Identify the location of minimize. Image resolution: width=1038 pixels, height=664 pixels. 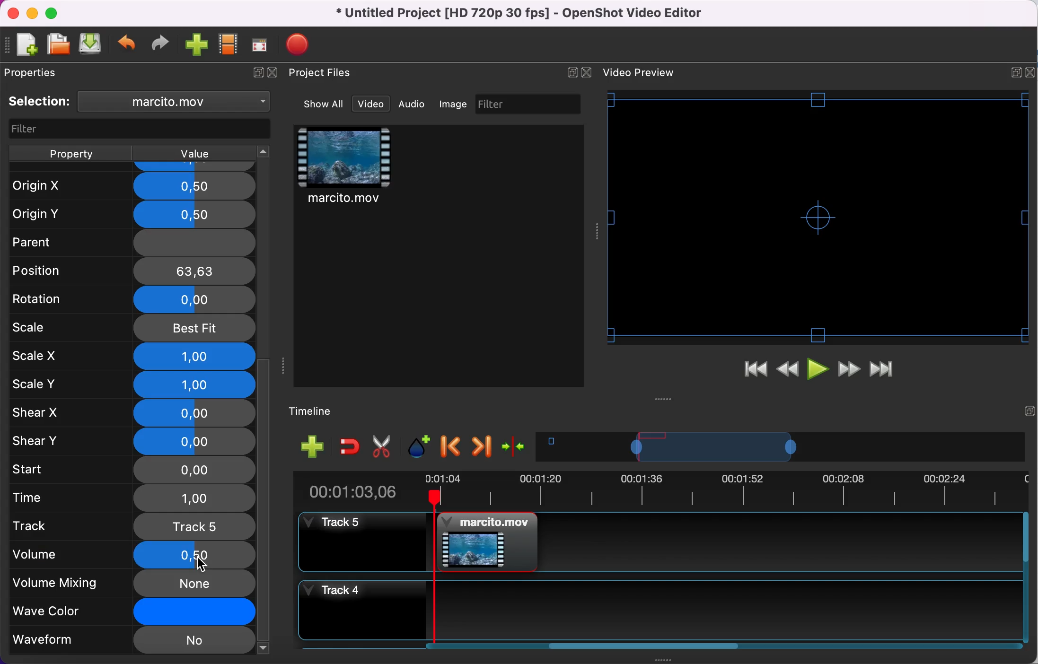
(32, 13).